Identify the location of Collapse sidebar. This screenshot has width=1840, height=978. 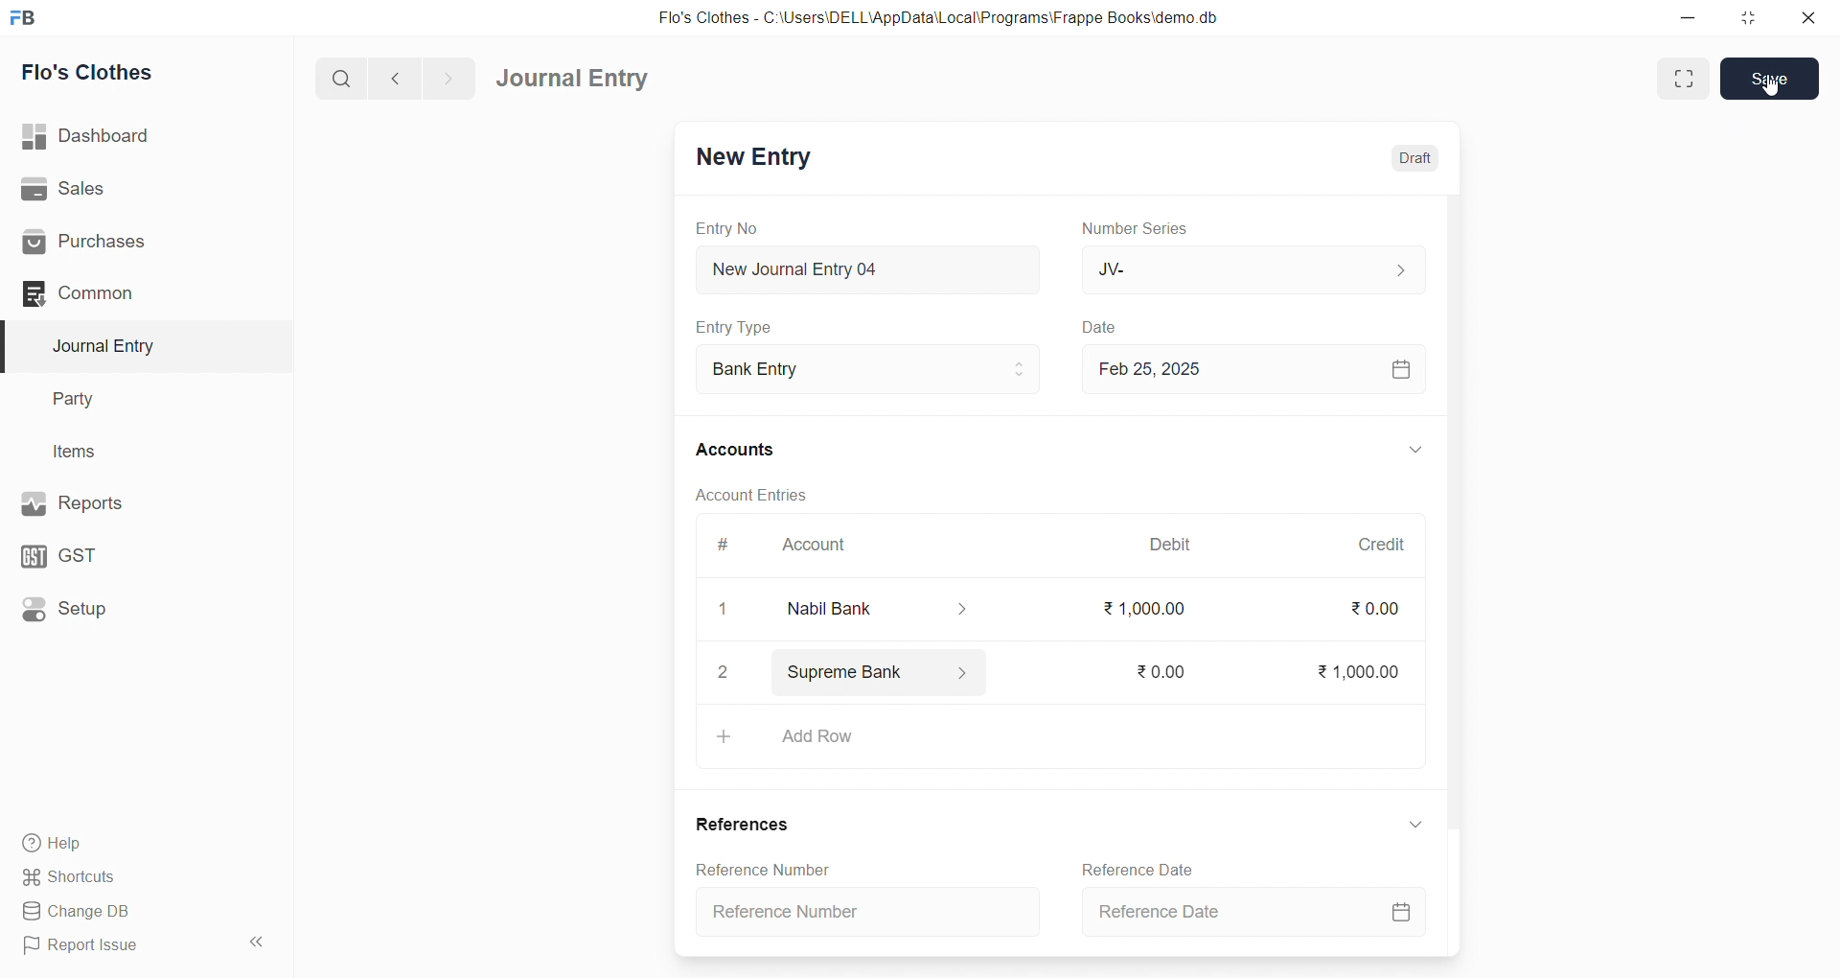
(259, 945).